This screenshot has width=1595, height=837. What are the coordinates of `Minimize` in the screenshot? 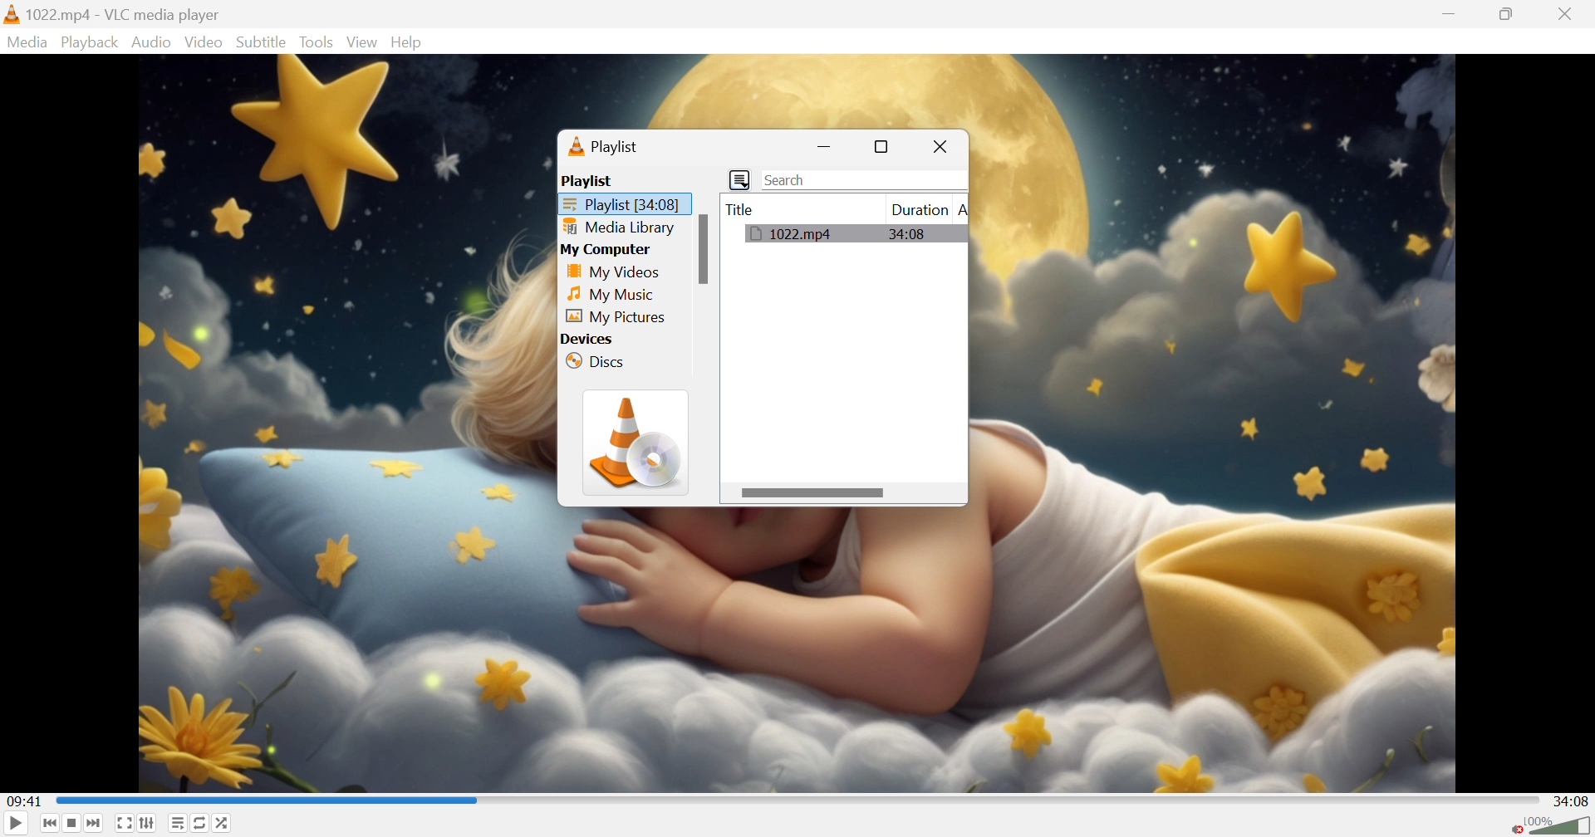 It's located at (823, 148).